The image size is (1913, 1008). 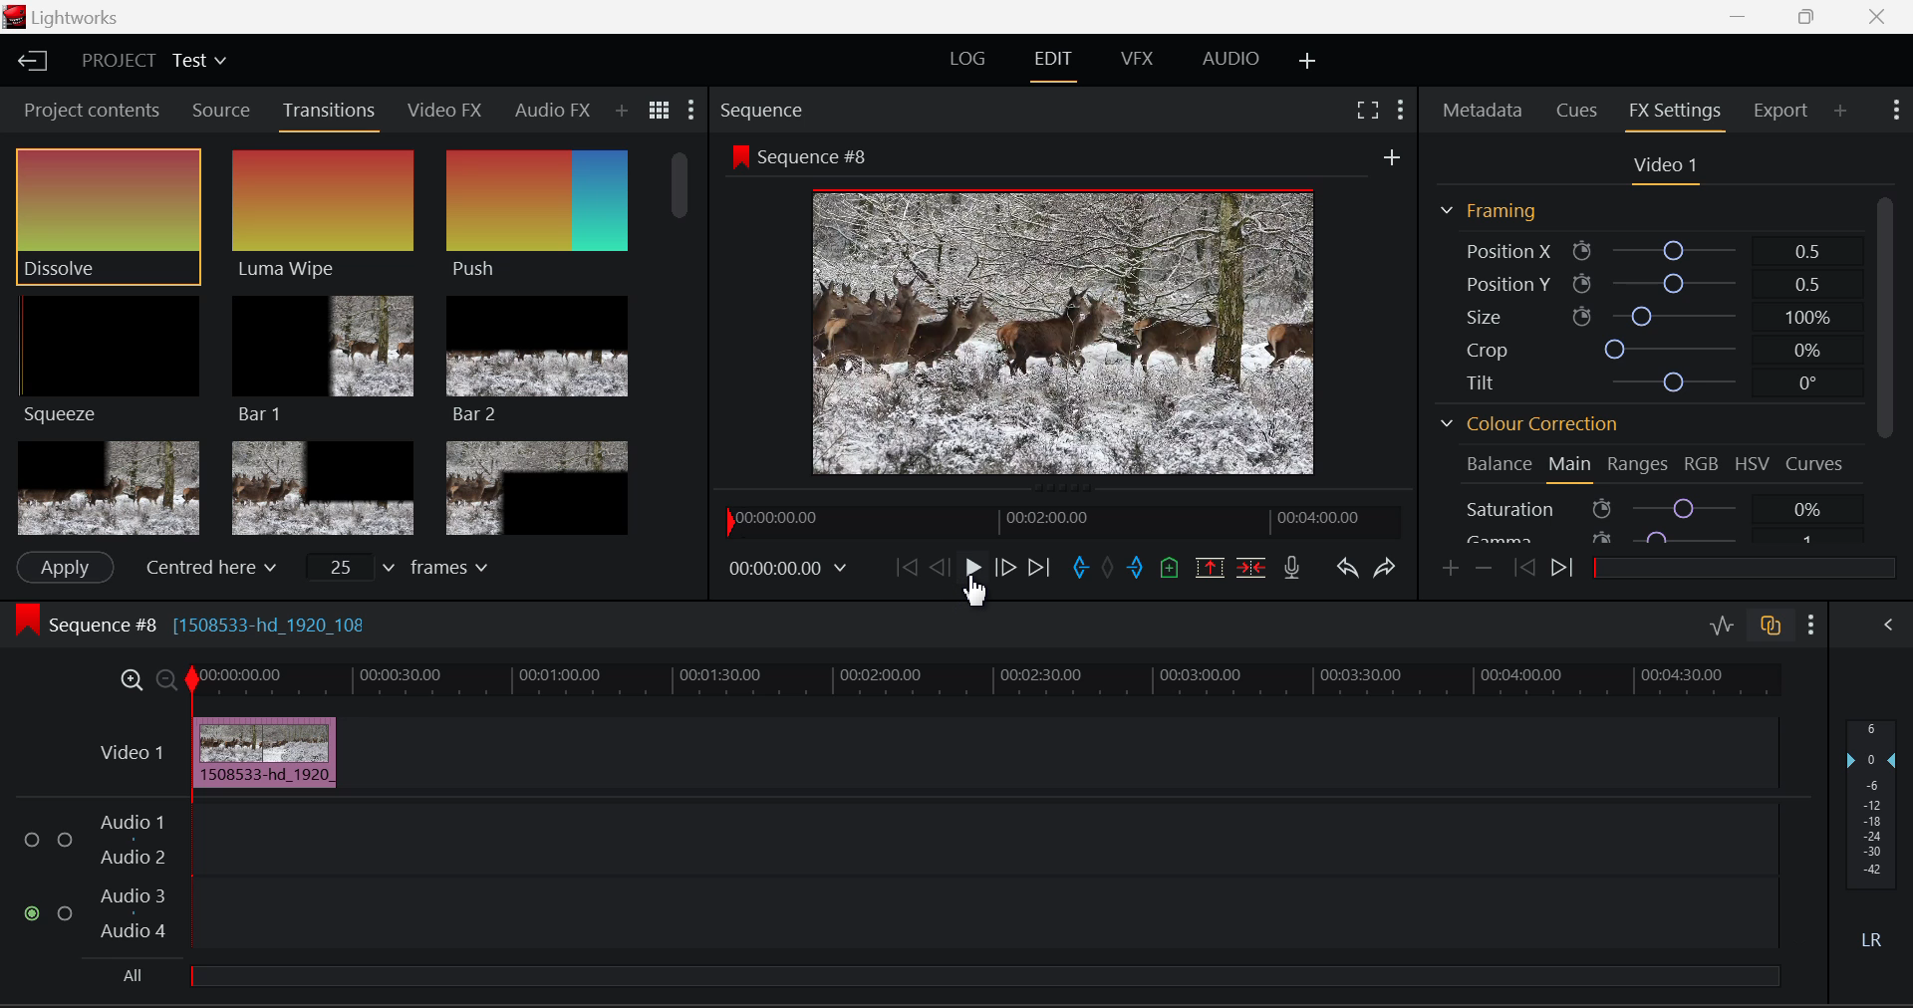 I want to click on Timeline Zoom In, so click(x=132, y=679).